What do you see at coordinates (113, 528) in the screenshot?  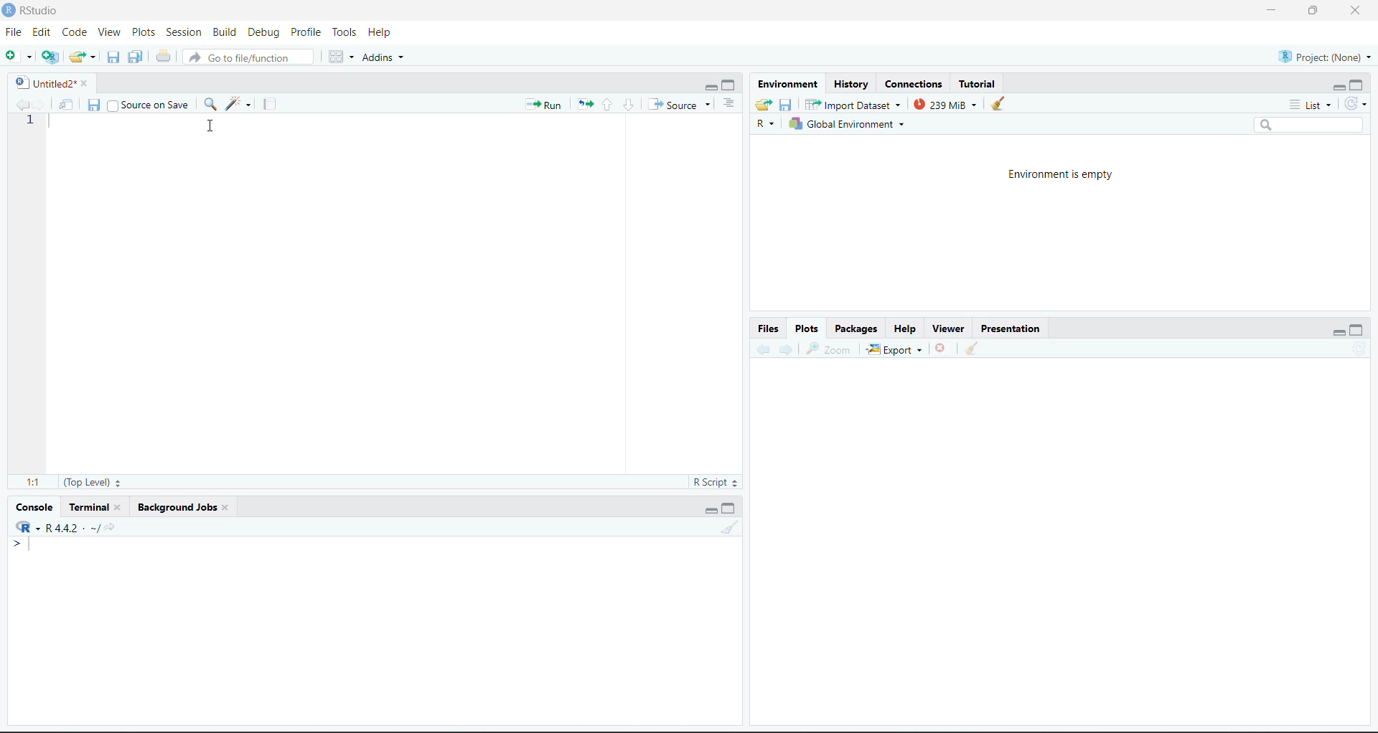 I see `View the current working directory` at bounding box center [113, 528].